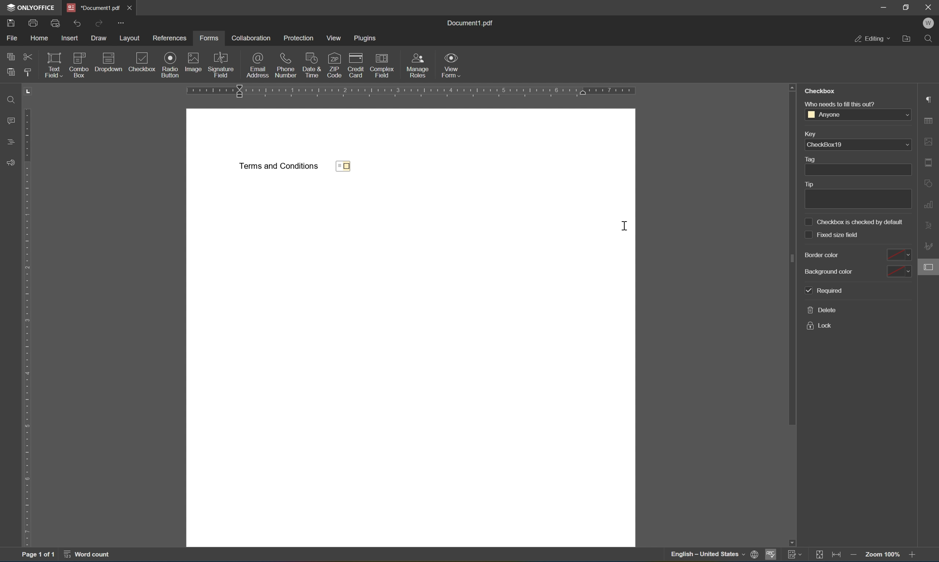 This screenshot has height=562, width=939. I want to click on references, so click(170, 38).